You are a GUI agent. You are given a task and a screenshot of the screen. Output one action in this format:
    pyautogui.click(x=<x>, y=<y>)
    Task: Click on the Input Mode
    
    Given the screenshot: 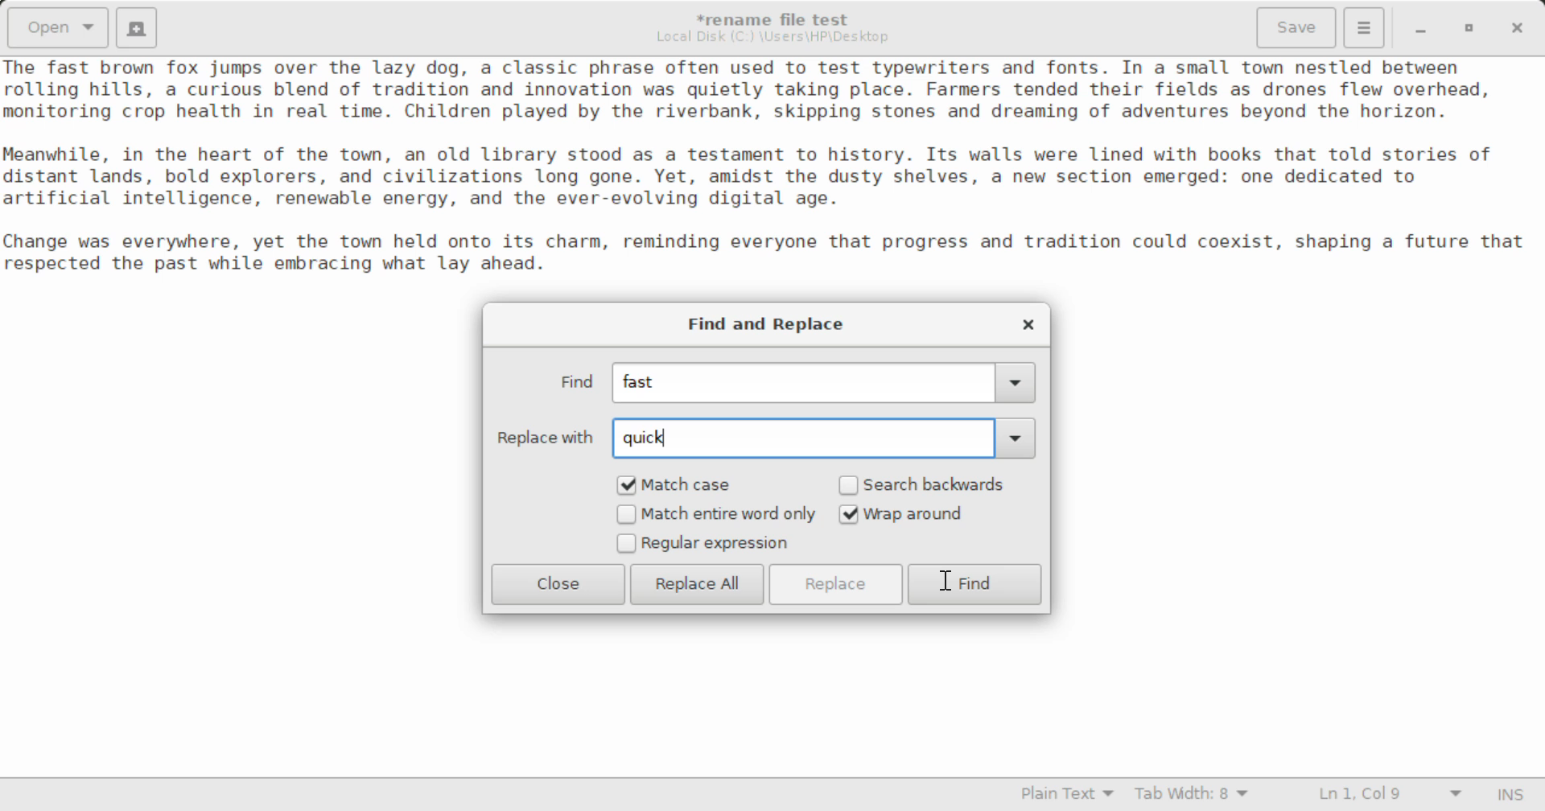 What is the action you would take?
    pyautogui.click(x=1514, y=792)
    